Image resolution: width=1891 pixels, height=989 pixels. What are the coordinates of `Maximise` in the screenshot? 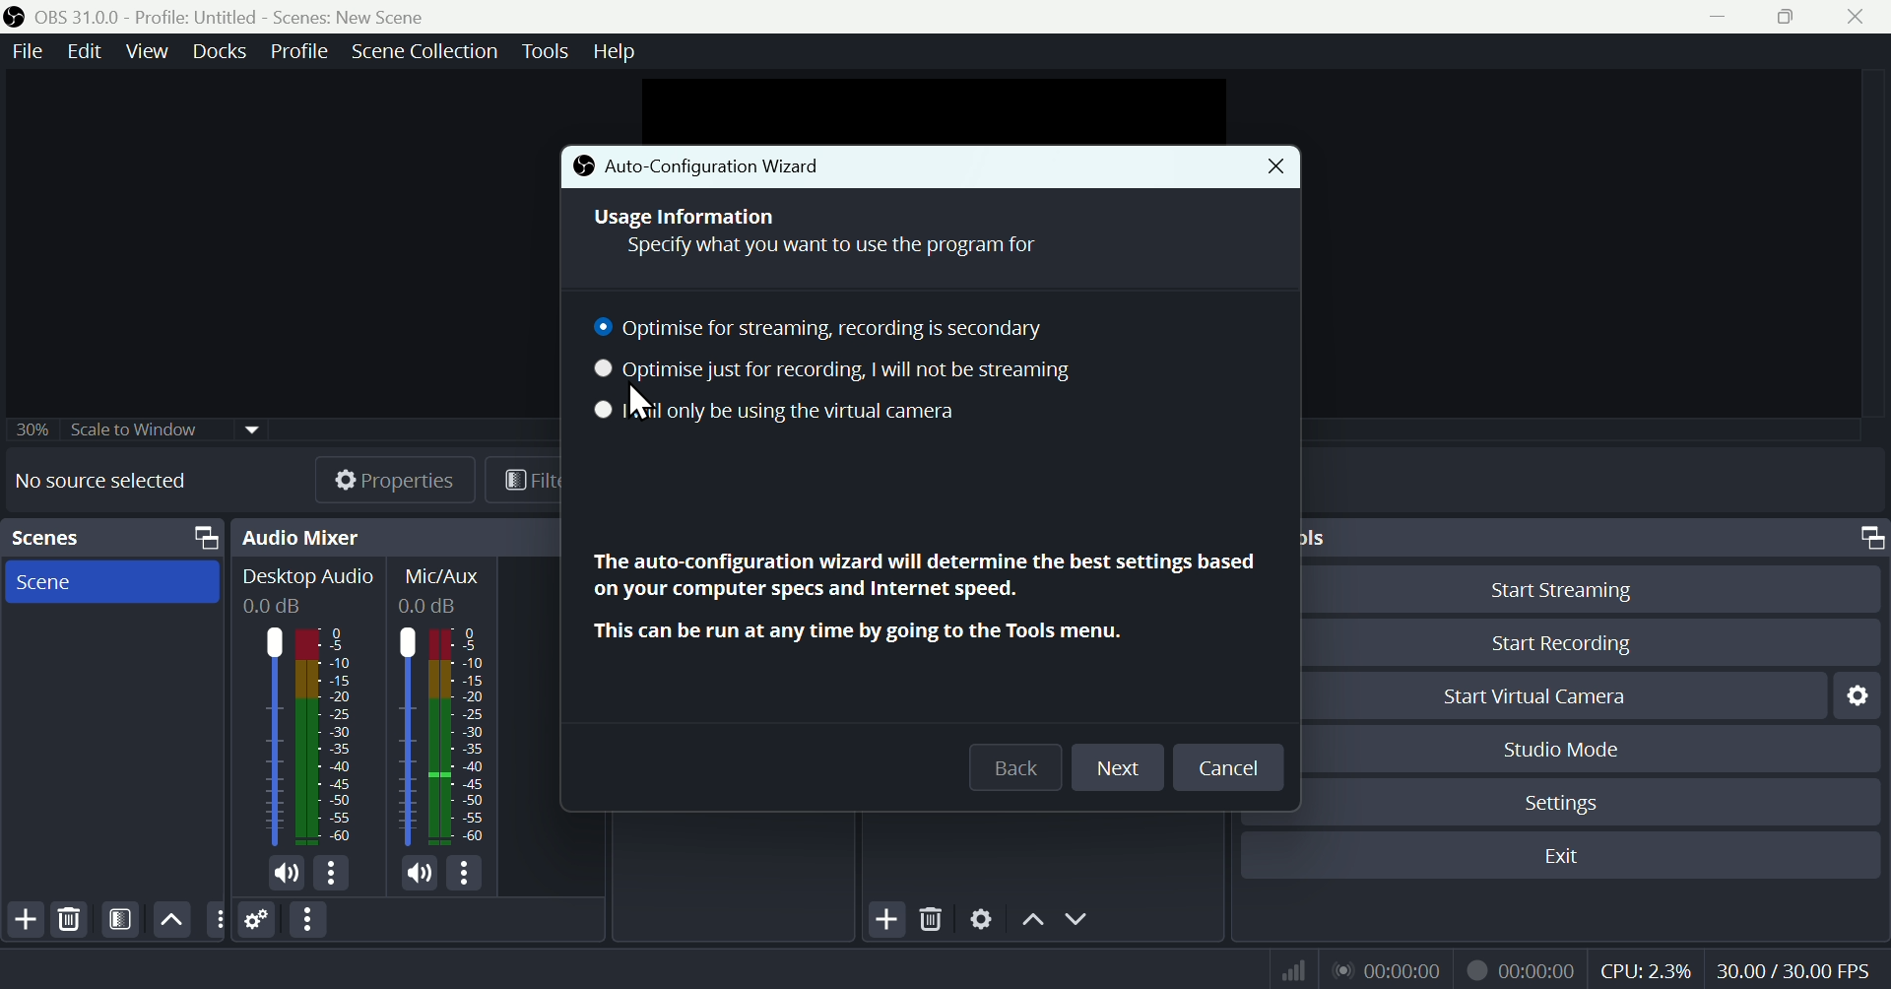 It's located at (1792, 17).